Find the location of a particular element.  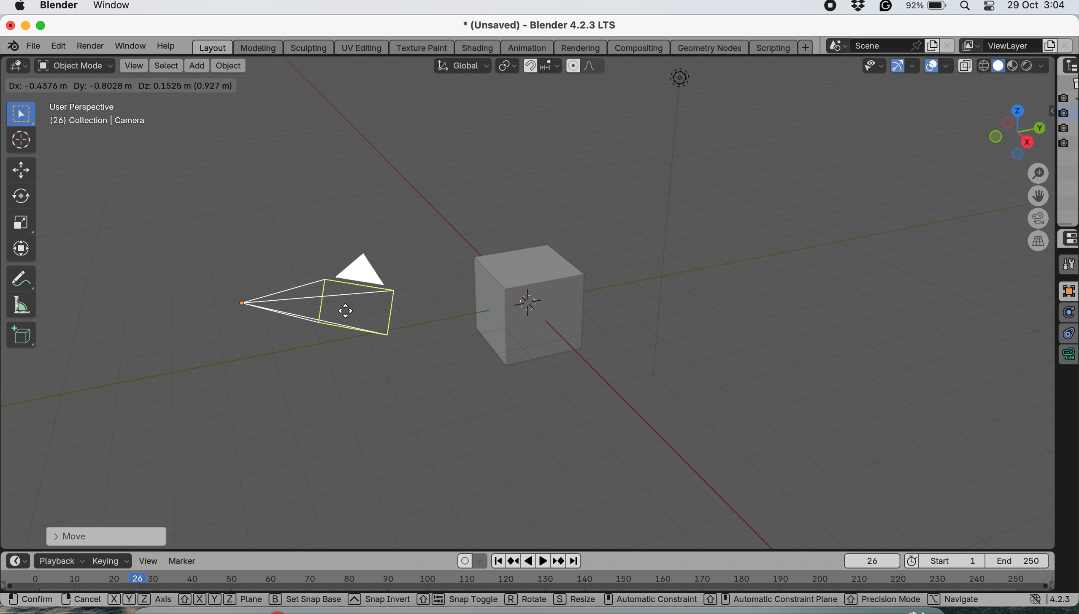

pause is located at coordinates (530, 561).